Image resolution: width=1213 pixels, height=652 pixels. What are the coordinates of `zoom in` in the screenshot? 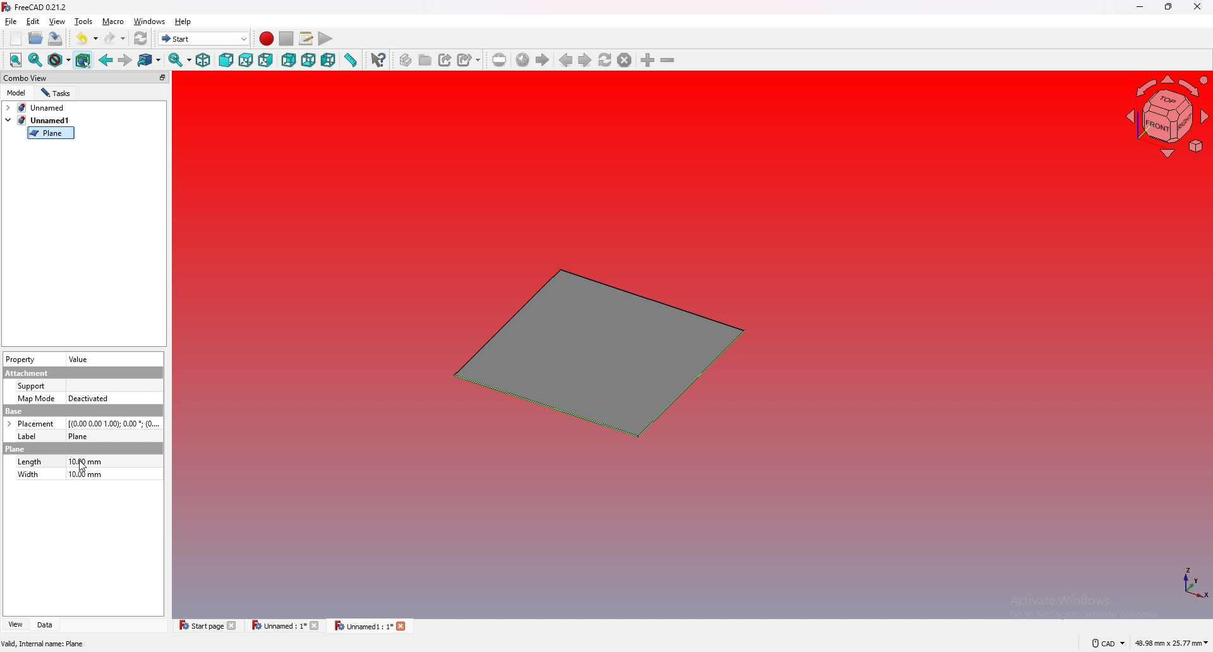 It's located at (649, 60).